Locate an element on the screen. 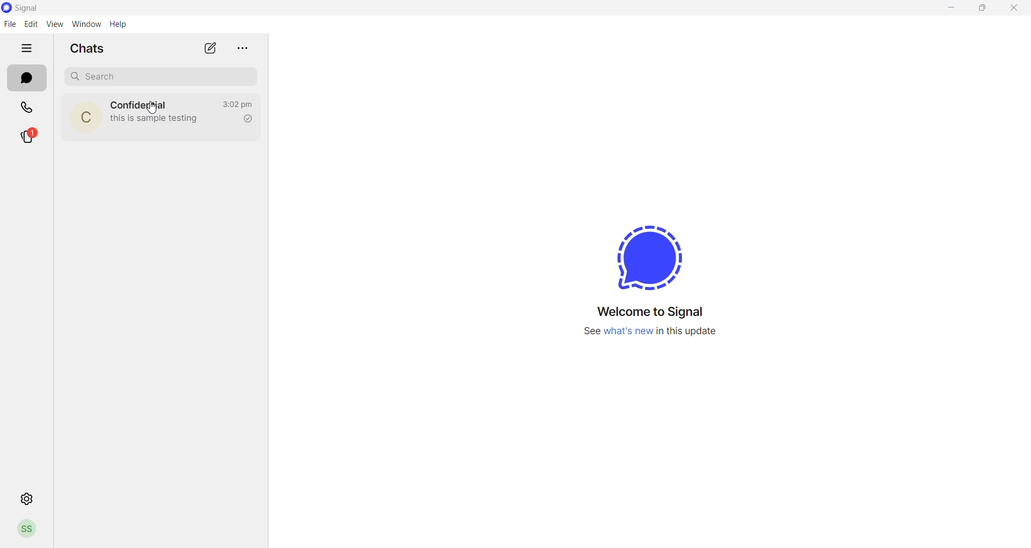 Image resolution: width=1031 pixels, height=548 pixels. profile picture is located at coordinates (84, 116).